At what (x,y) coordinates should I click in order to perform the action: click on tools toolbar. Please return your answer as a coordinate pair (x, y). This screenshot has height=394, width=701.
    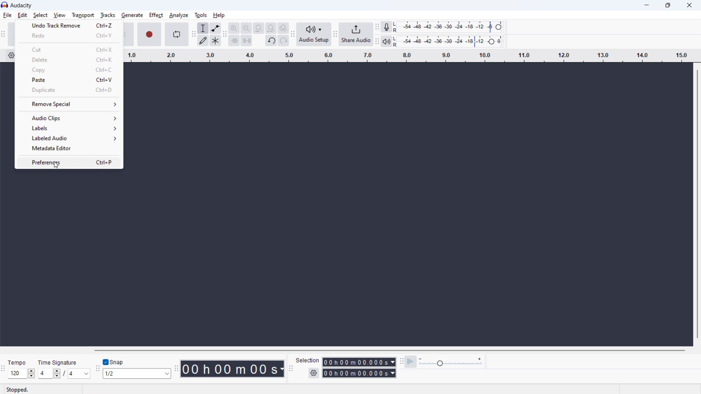
    Looking at the image, I should click on (194, 34).